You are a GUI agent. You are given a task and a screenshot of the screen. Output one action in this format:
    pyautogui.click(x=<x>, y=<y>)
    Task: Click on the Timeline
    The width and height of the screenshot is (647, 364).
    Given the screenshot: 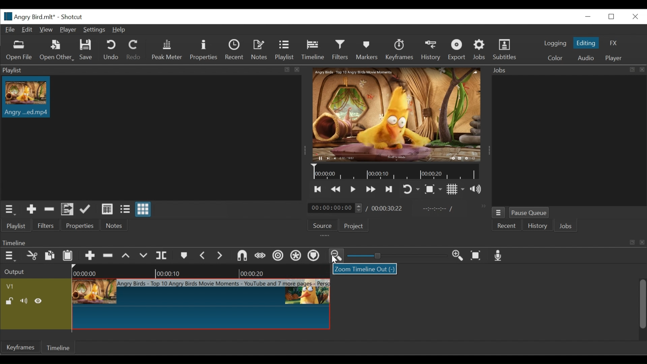 What is the action you would take?
    pyautogui.click(x=313, y=50)
    